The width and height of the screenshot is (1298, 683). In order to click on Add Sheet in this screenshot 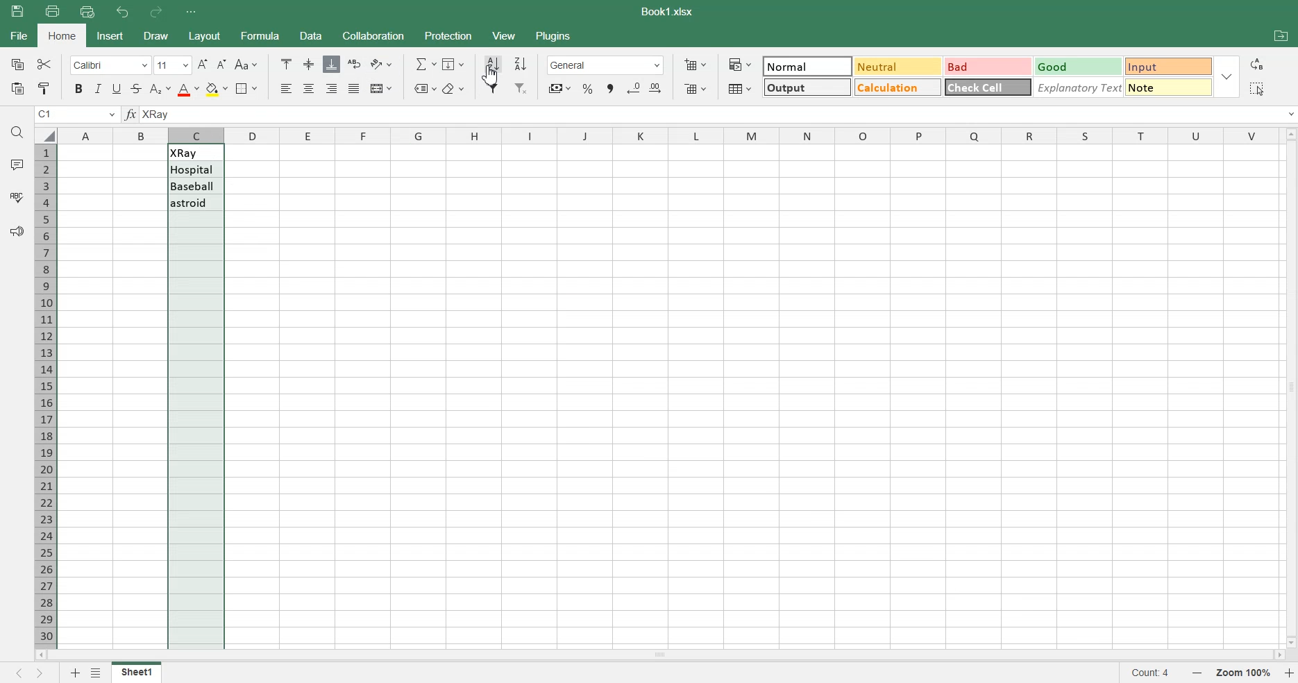, I will do `click(73, 673)`.